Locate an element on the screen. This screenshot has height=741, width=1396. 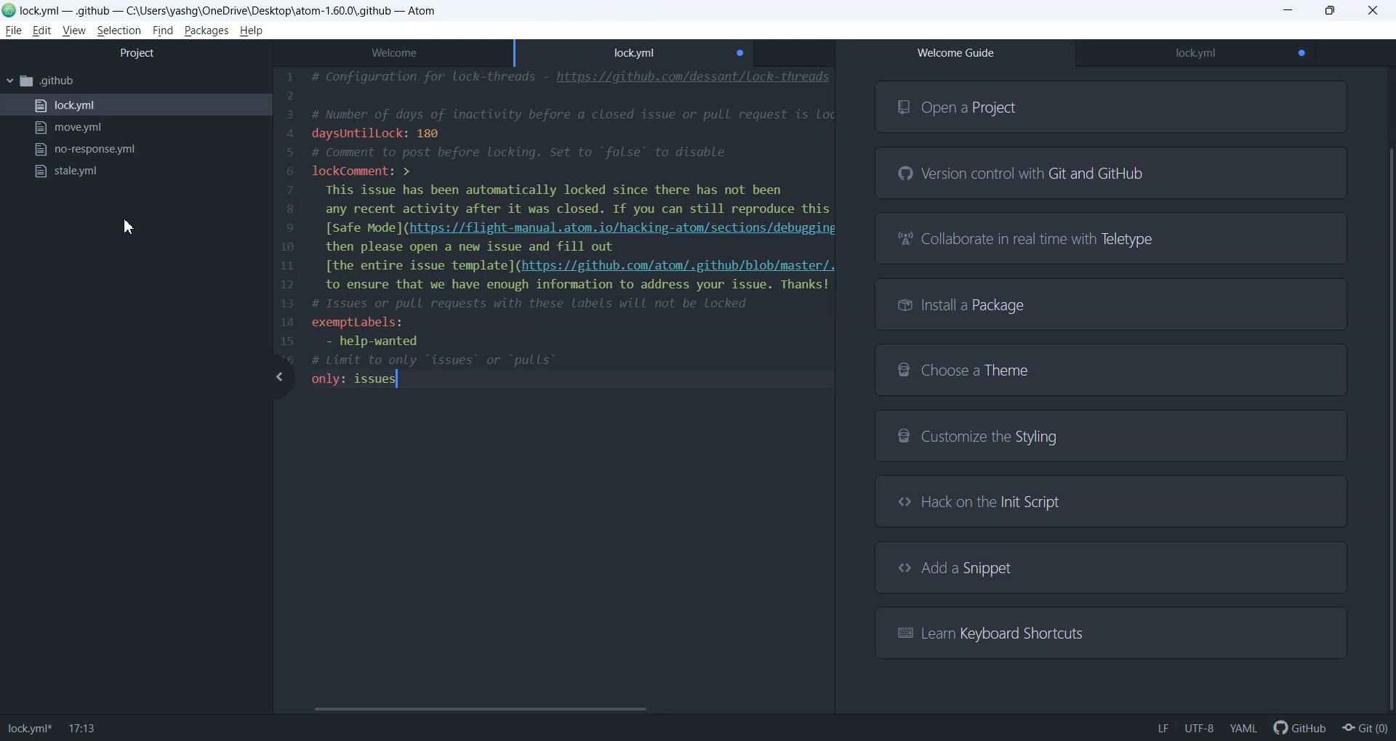
Minimize is located at coordinates (1289, 11).